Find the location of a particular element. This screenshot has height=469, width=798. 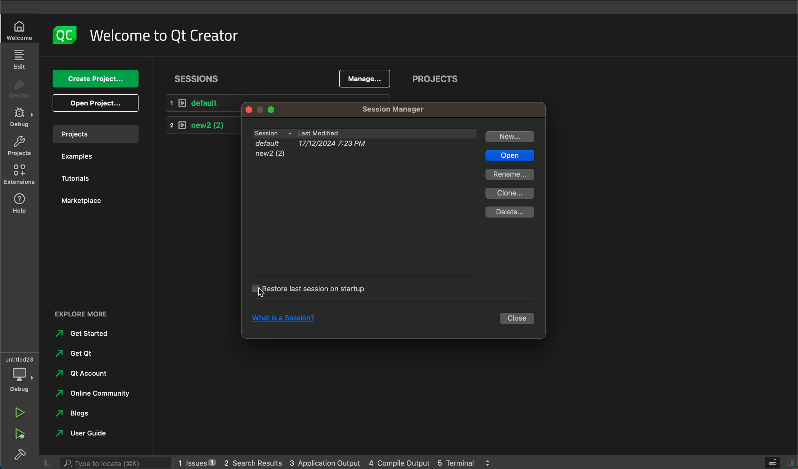

run debug is located at coordinates (18, 434).